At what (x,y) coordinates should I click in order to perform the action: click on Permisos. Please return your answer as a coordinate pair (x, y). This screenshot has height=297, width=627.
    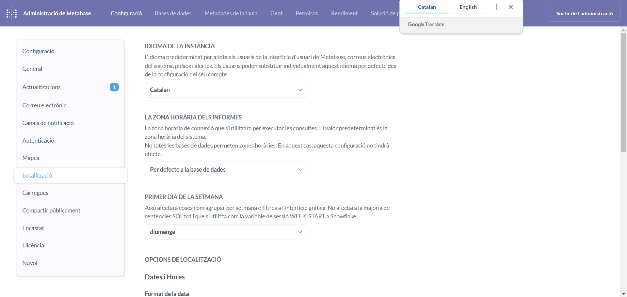
    Looking at the image, I should click on (306, 13).